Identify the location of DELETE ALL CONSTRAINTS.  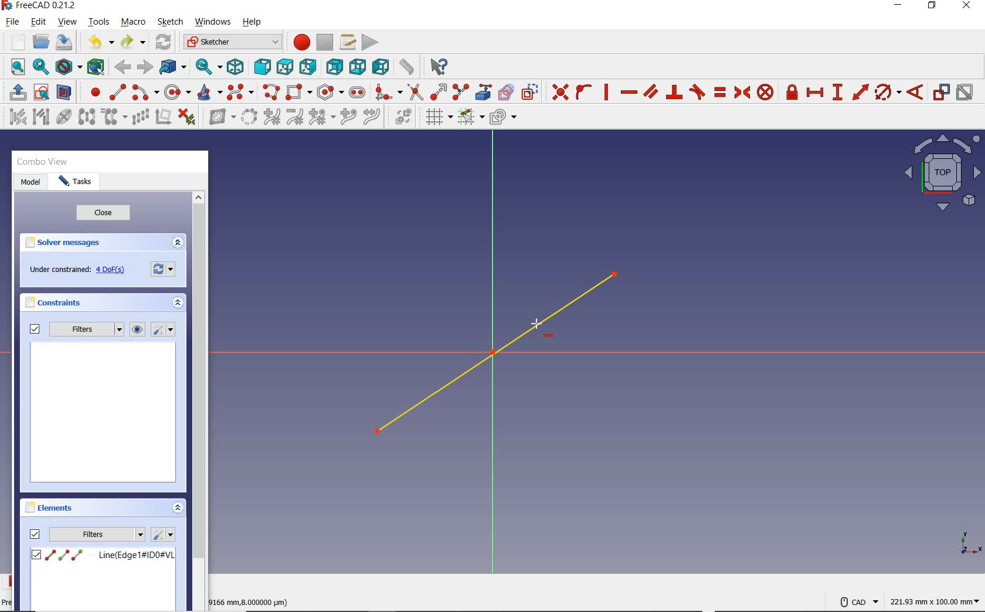
(187, 116).